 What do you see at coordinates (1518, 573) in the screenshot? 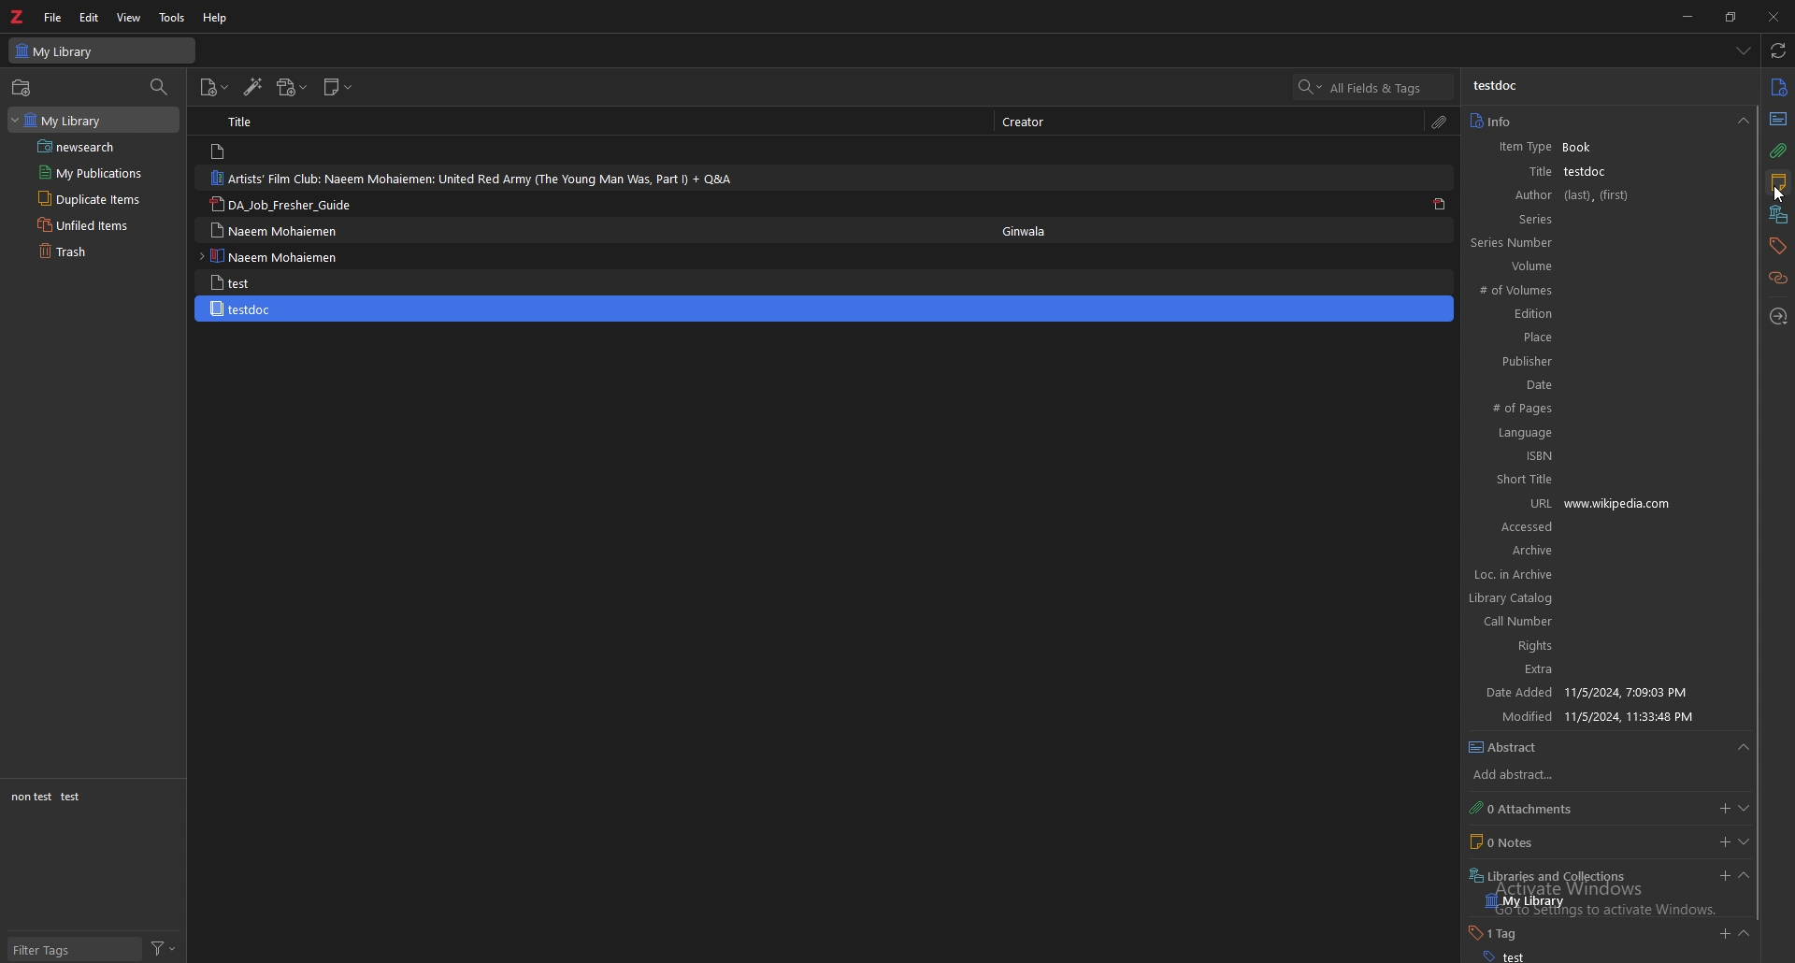
I see `loc. in archive` at bounding box center [1518, 573].